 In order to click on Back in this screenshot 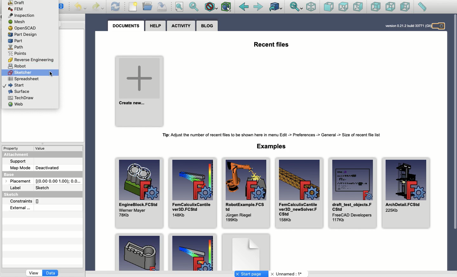, I will do `click(244, 7)`.